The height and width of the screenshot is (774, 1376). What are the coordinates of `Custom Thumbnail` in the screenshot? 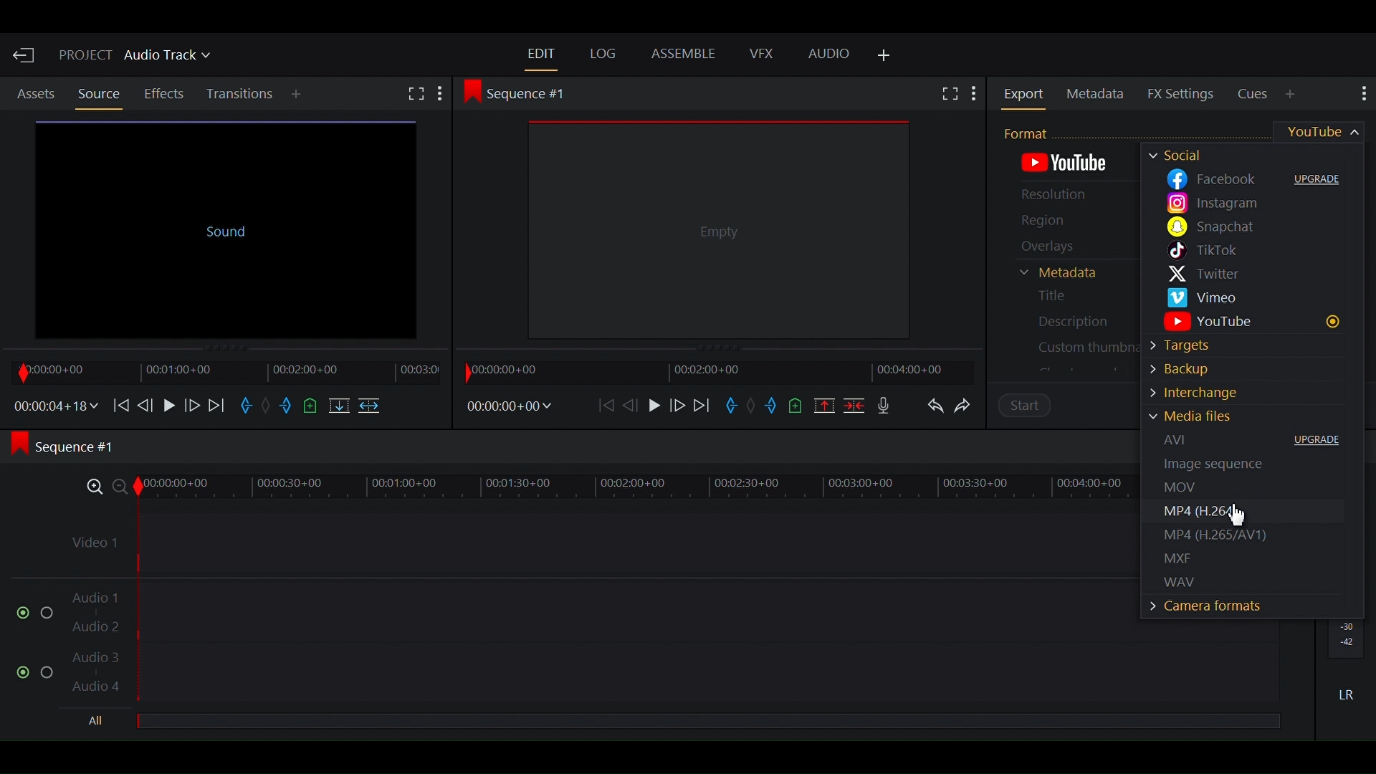 It's located at (1073, 346).